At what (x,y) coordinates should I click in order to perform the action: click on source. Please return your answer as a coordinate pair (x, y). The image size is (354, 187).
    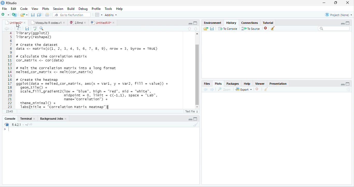
    Looking at the image, I should click on (188, 28).